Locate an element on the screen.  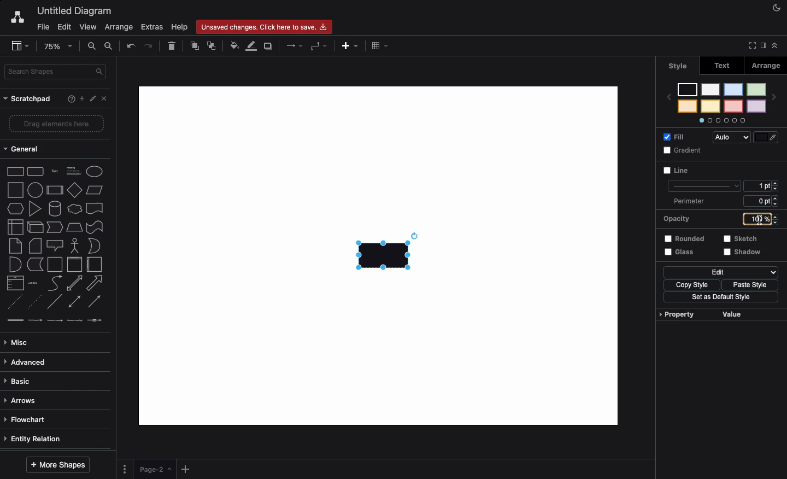
internal storage is located at coordinates (13, 227).